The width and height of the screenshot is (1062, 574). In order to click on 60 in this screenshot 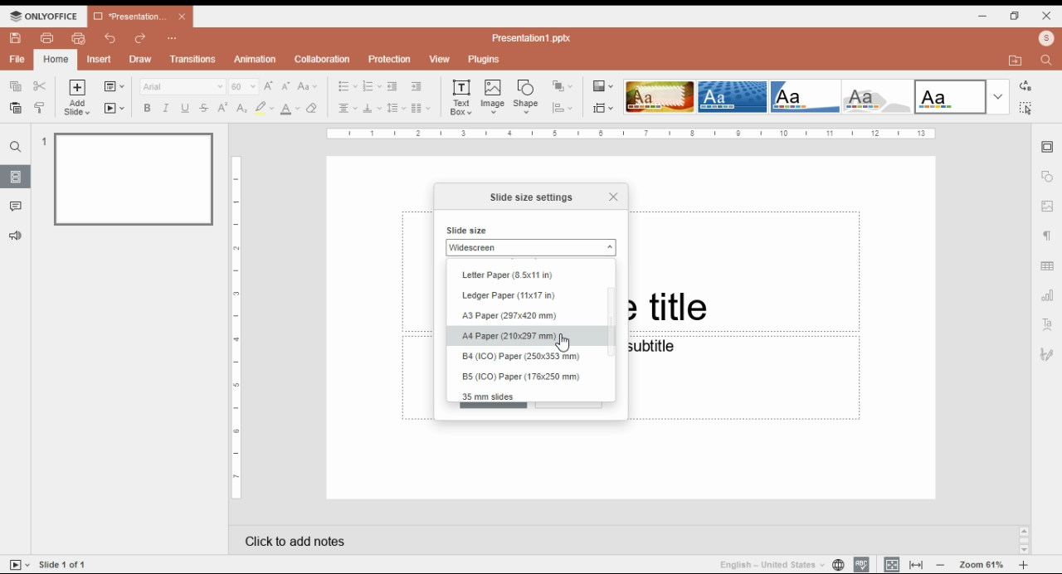, I will do `click(244, 86)`.